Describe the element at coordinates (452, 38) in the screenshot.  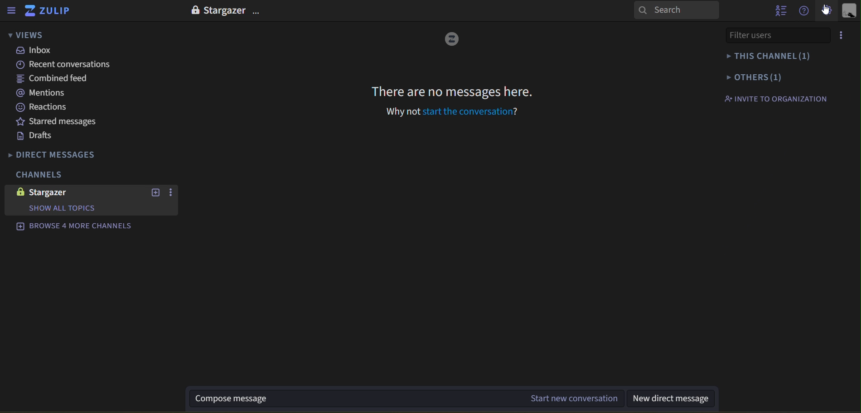
I see `Logo` at that location.